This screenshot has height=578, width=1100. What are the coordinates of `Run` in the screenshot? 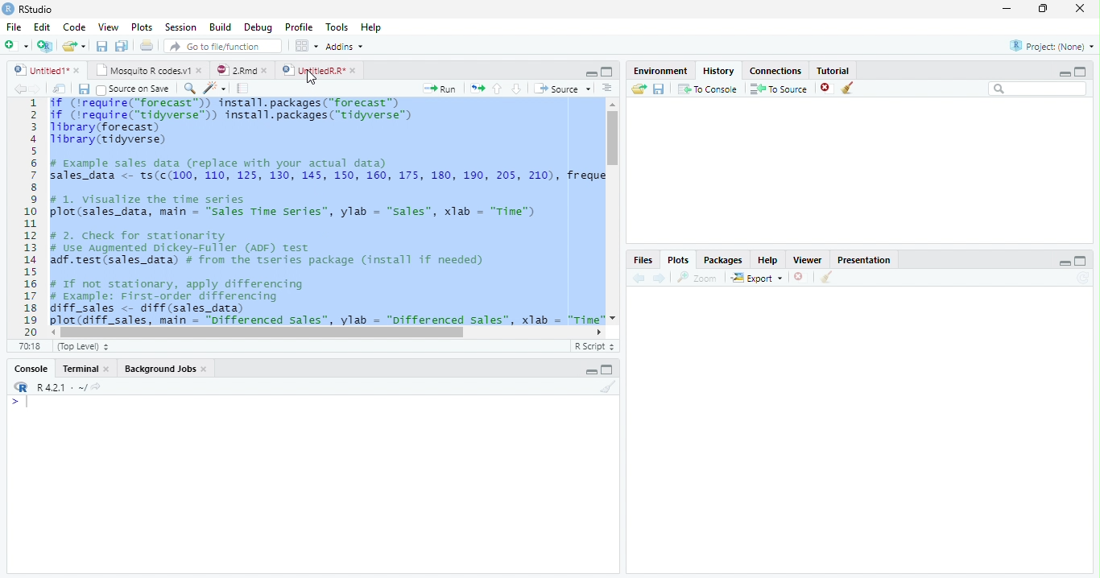 It's located at (436, 89).